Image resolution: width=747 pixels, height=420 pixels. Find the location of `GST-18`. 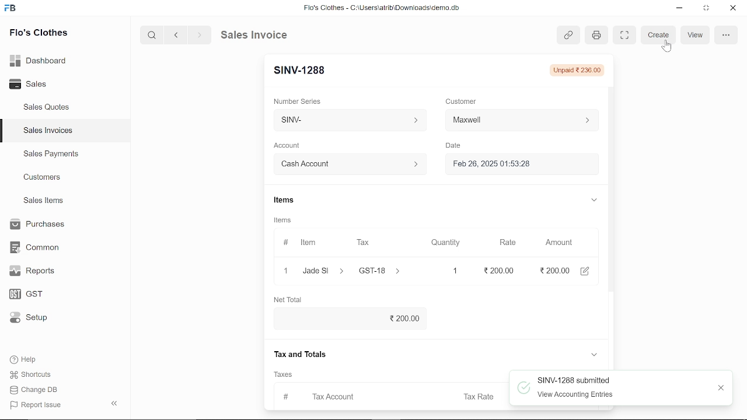

GST-18 is located at coordinates (386, 271).